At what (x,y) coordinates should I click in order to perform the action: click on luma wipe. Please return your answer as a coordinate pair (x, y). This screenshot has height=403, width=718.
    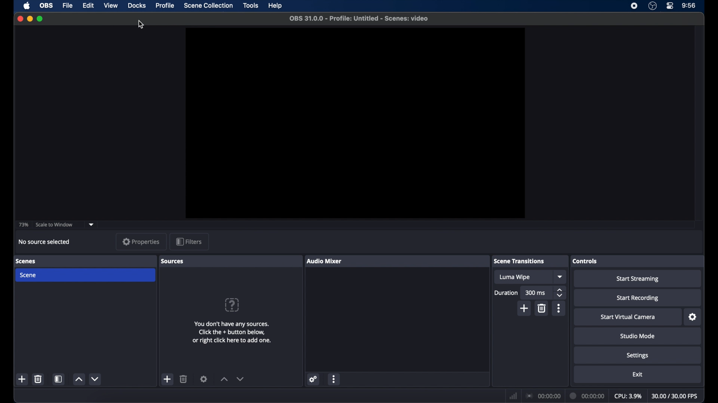
    Looking at the image, I should click on (523, 277).